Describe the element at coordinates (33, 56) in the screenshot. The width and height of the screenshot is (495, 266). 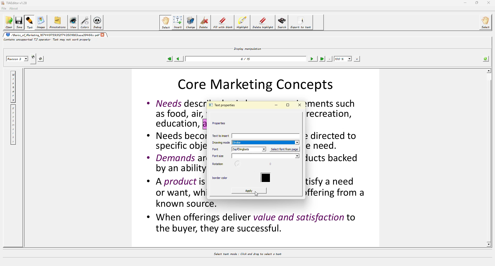
I see `create new revision` at that location.